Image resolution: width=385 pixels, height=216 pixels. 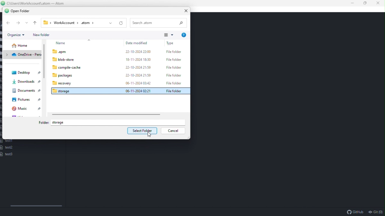 What do you see at coordinates (27, 109) in the screenshot?
I see `Music` at bounding box center [27, 109].